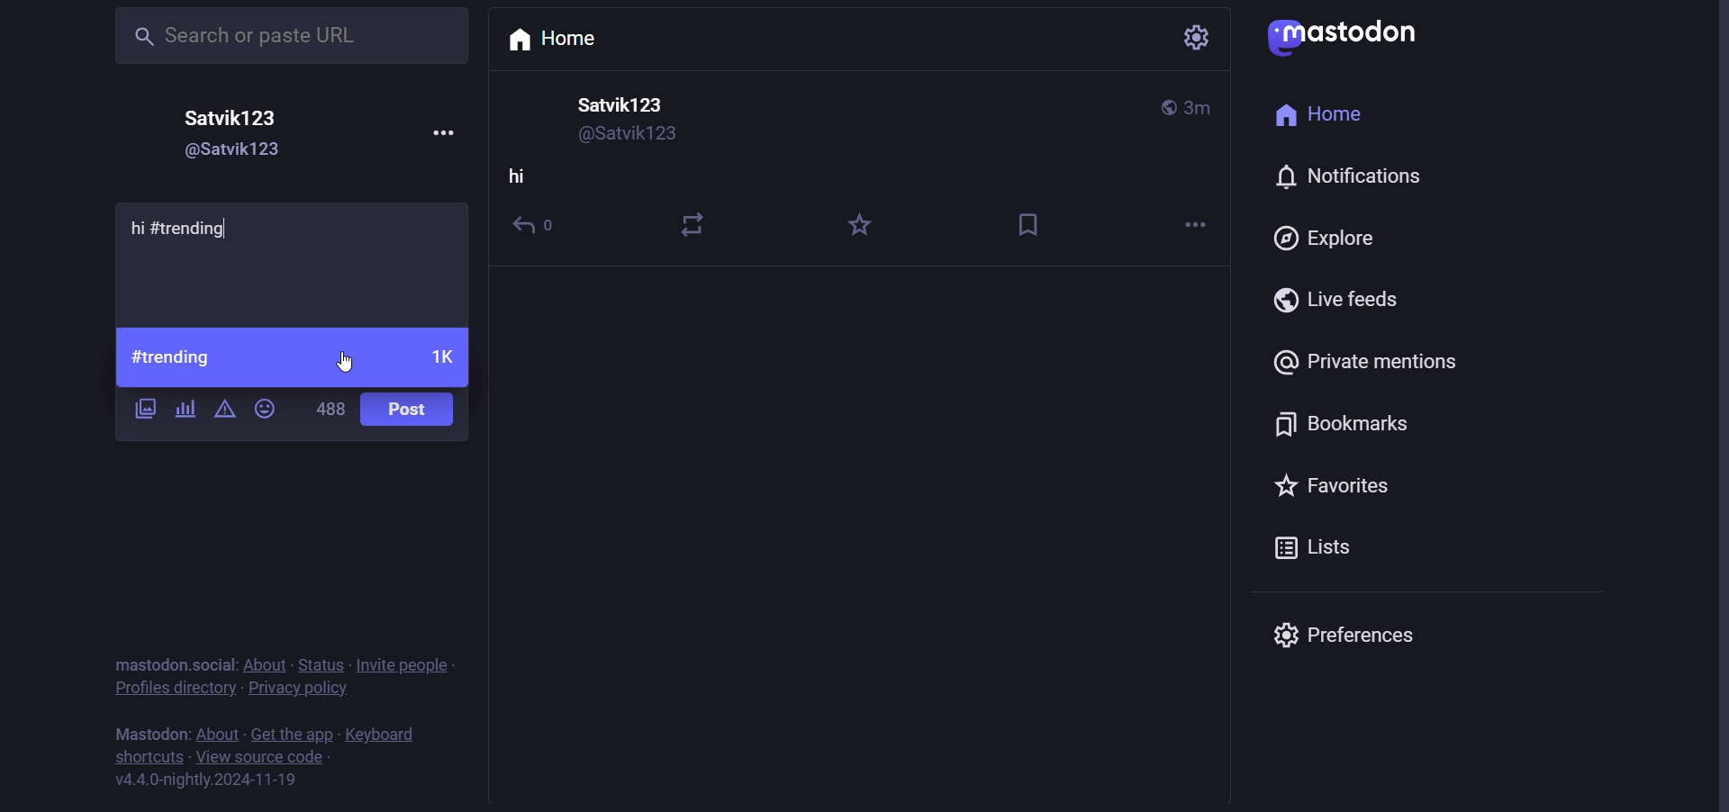  What do you see at coordinates (321, 666) in the screenshot?
I see `status` at bounding box center [321, 666].